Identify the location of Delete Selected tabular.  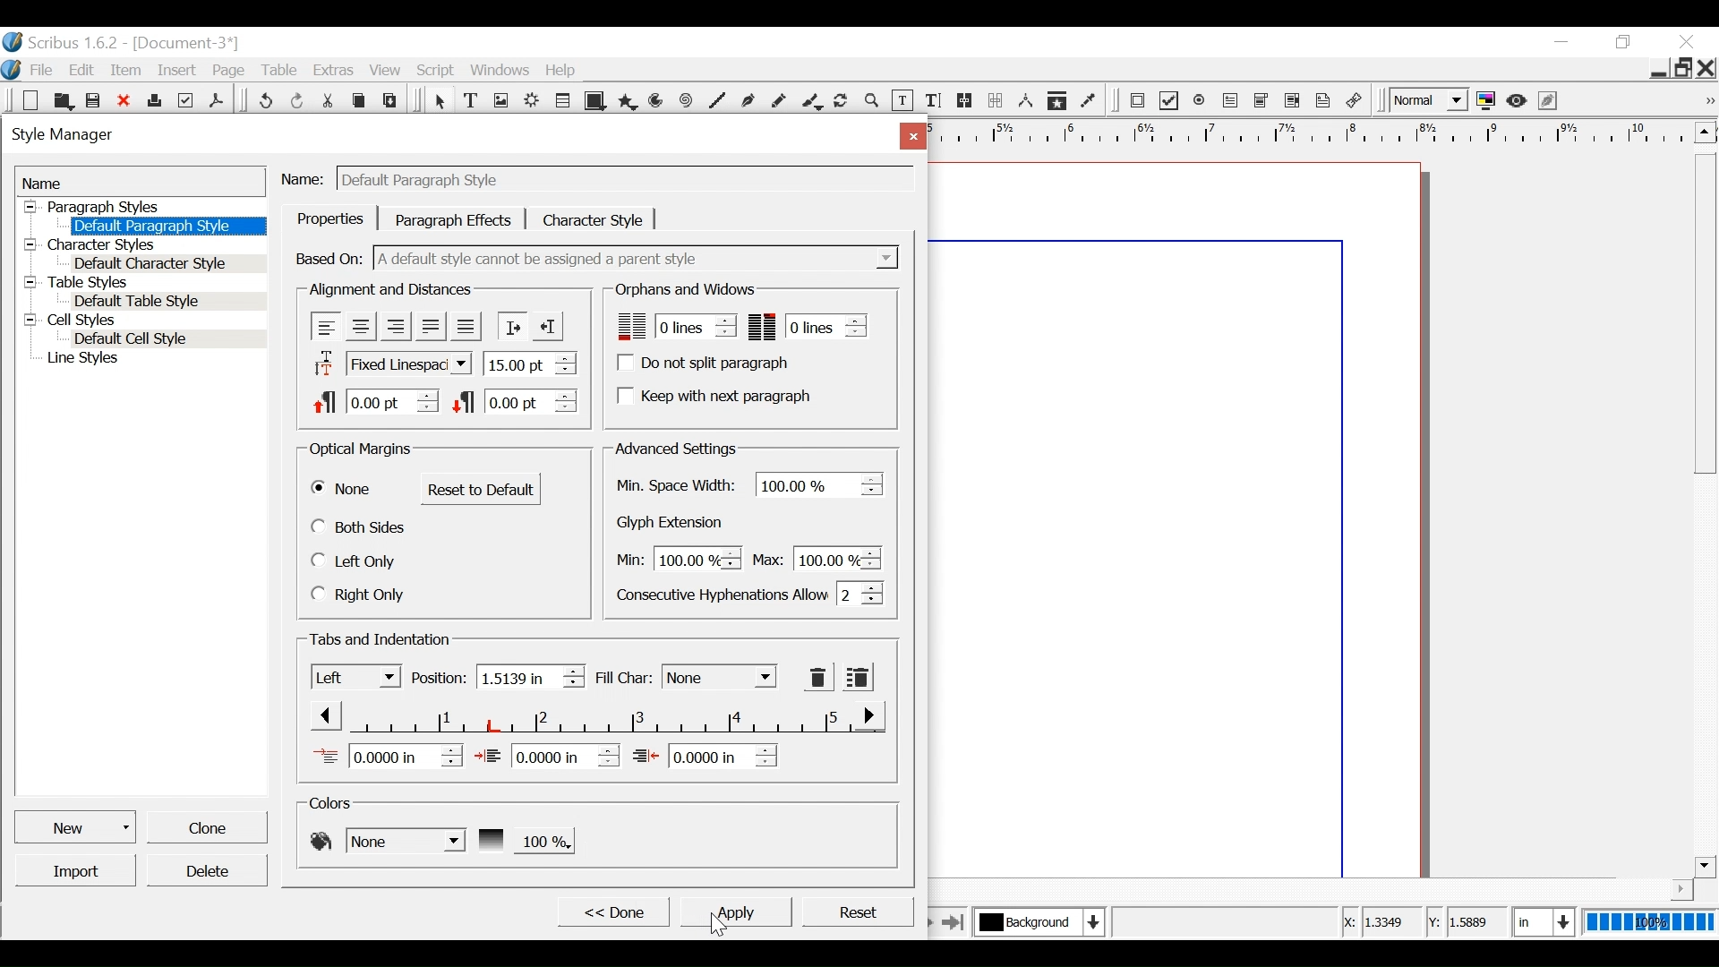
(818, 677).